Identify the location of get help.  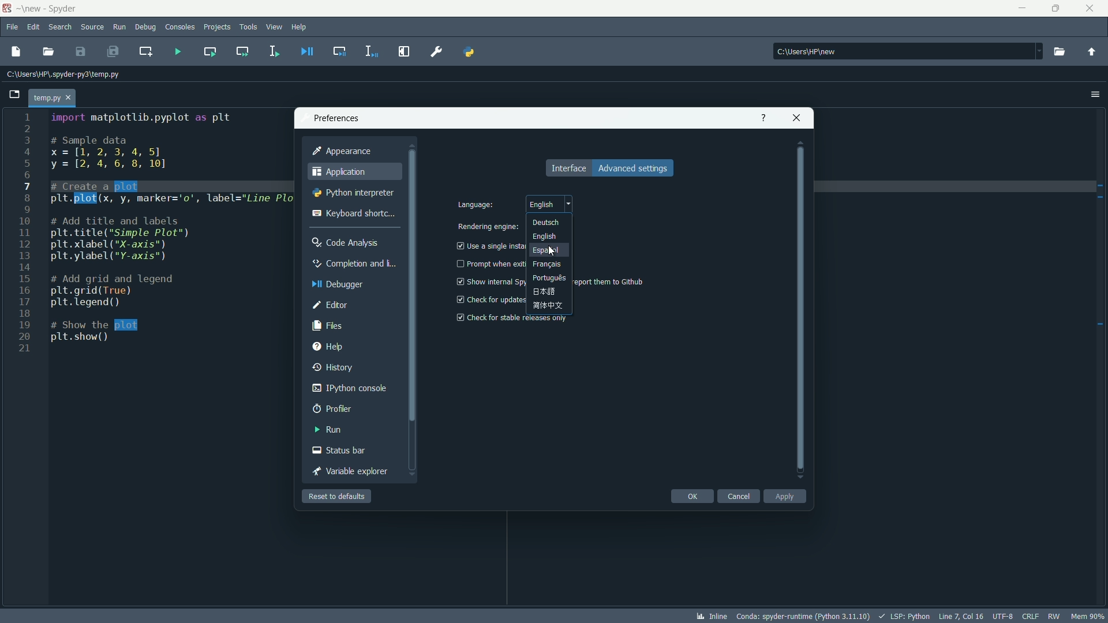
(762, 118).